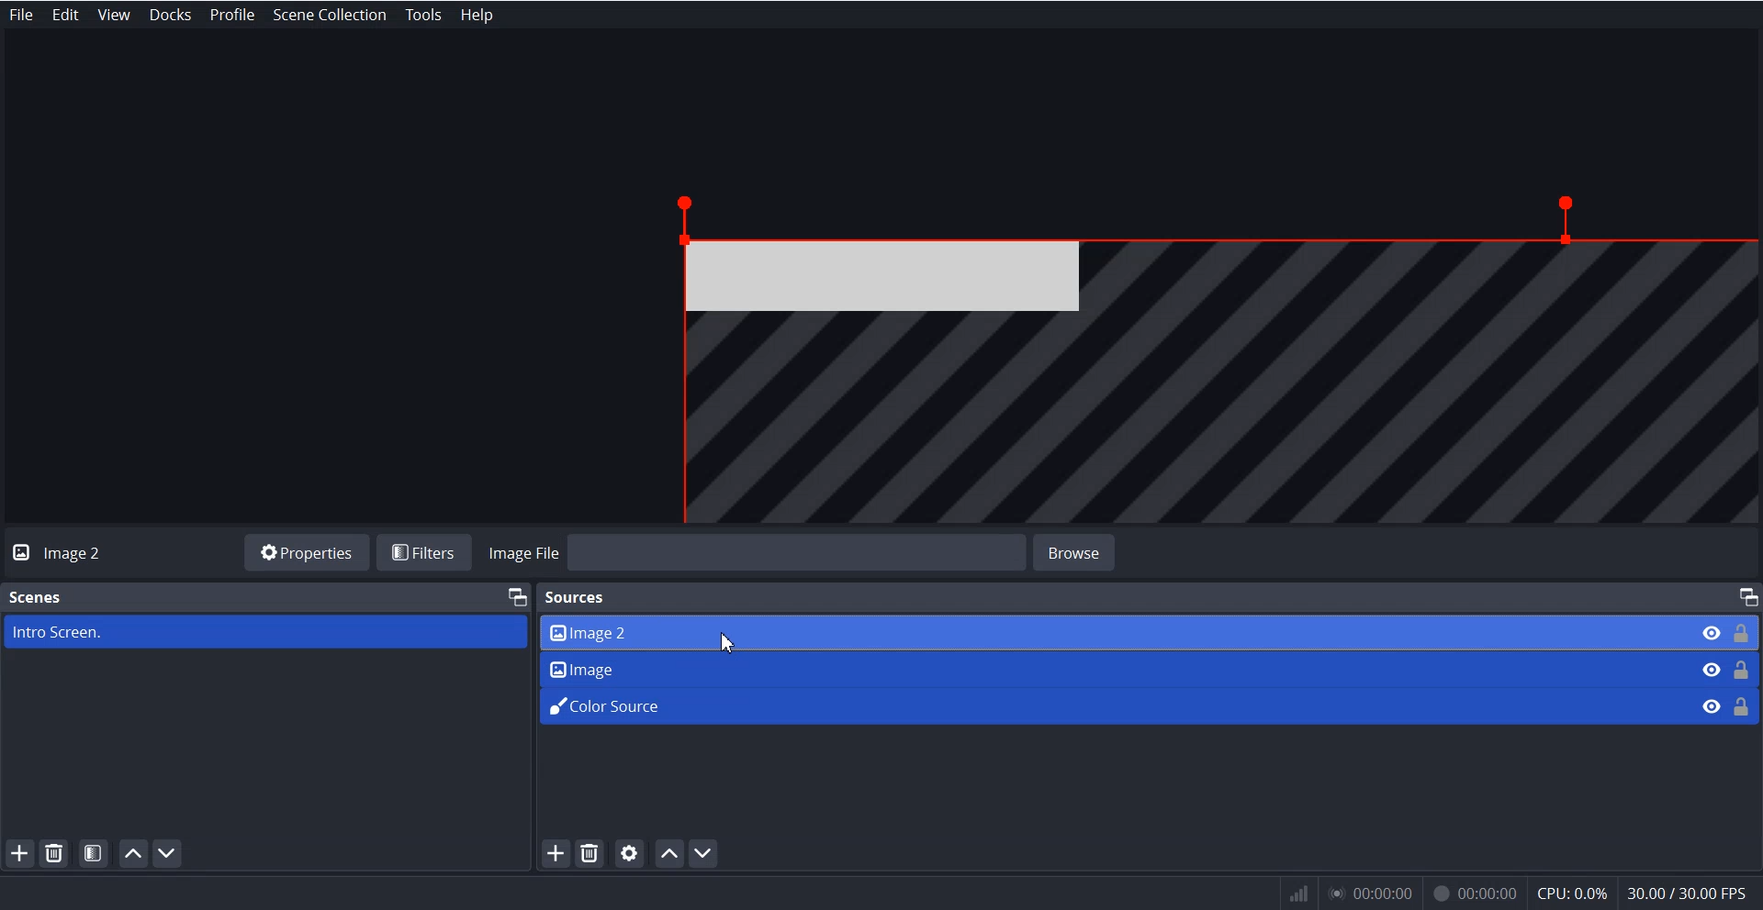 This screenshot has width=1763, height=910. Describe the element at coordinates (554, 854) in the screenshot. I see `Add Source` at that location.